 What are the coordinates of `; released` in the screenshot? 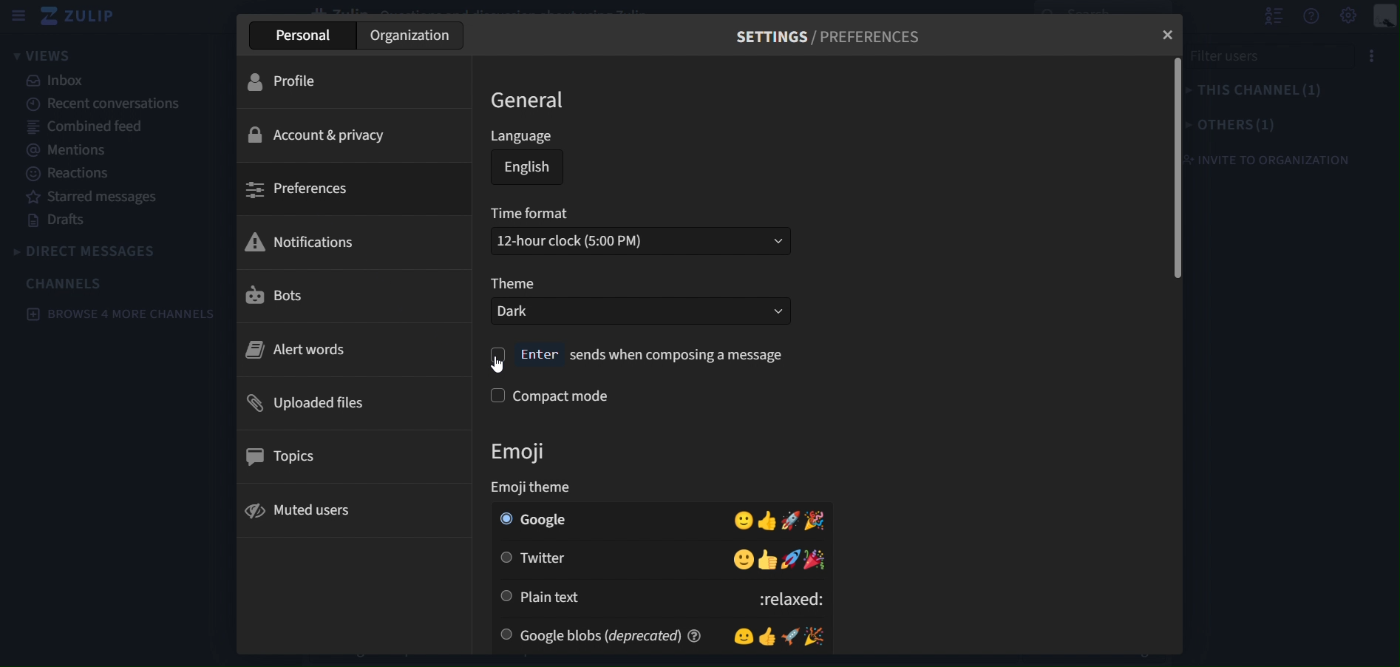 It's located at (786, 596).